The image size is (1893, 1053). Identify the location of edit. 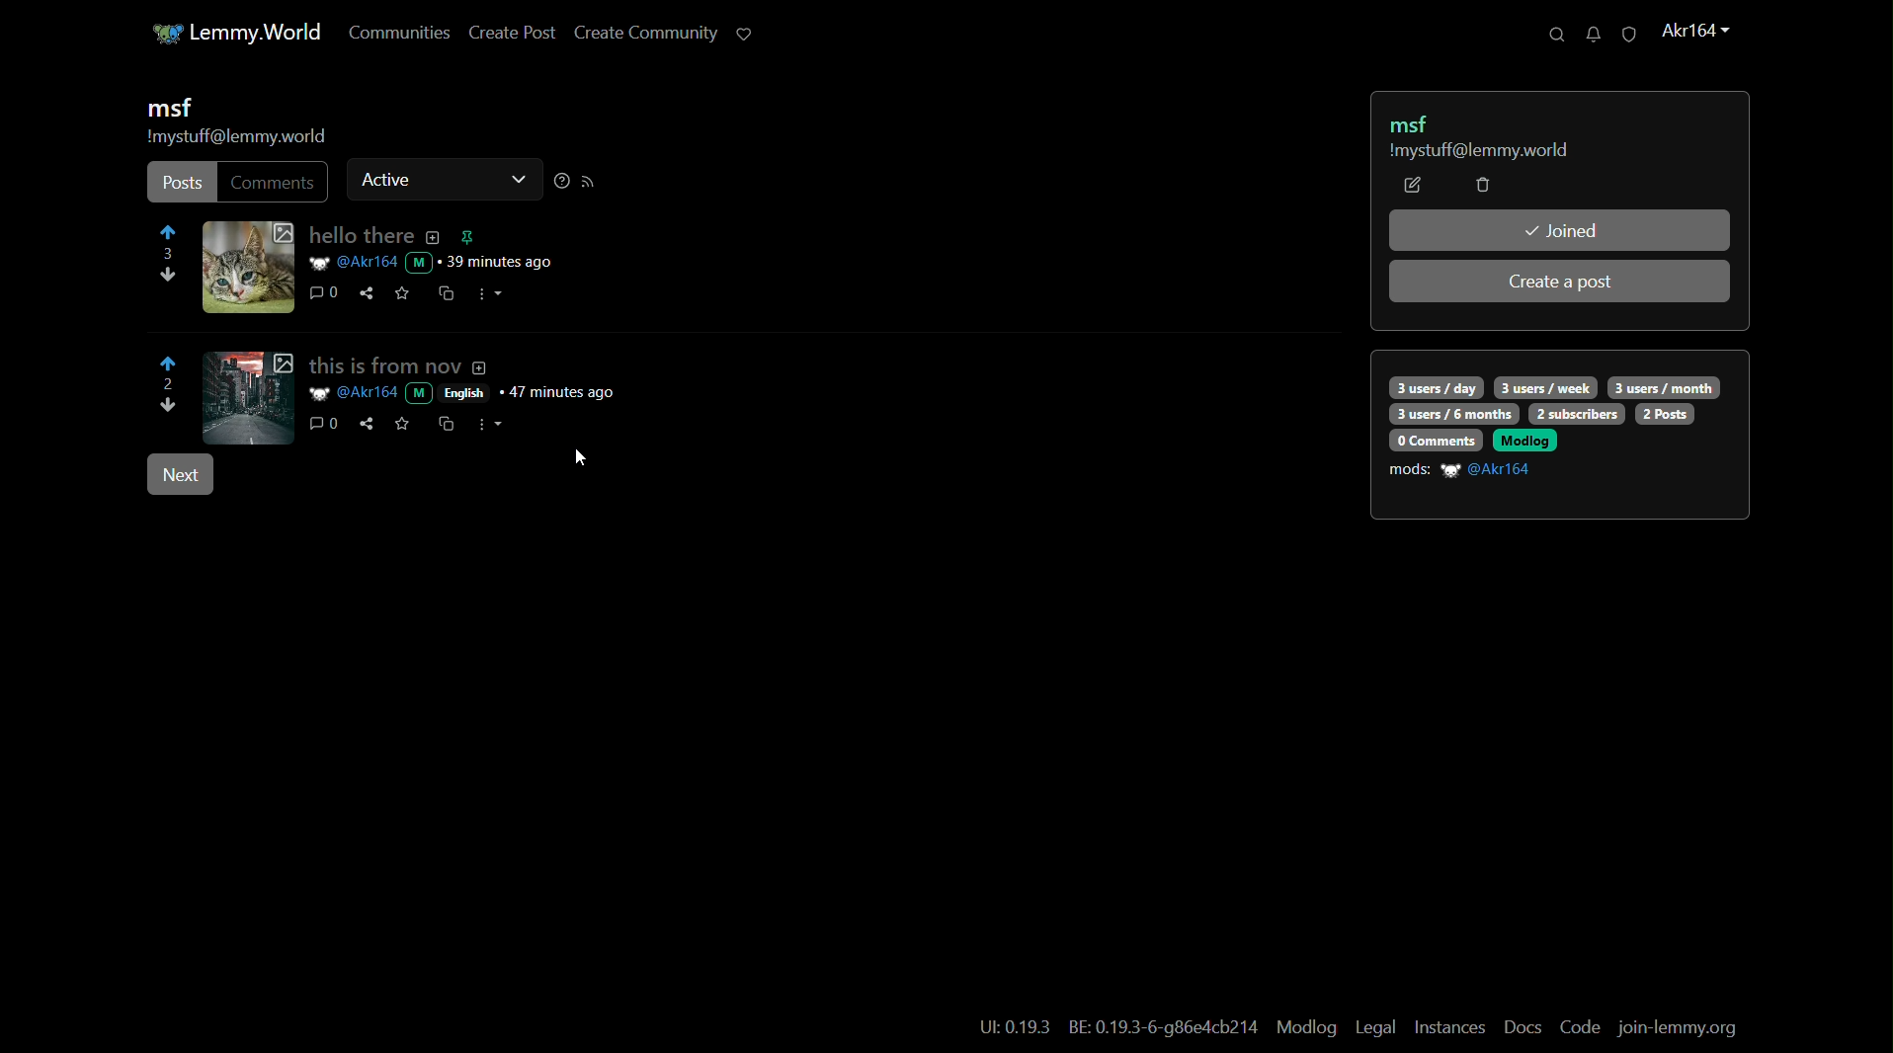
(1413, 186).